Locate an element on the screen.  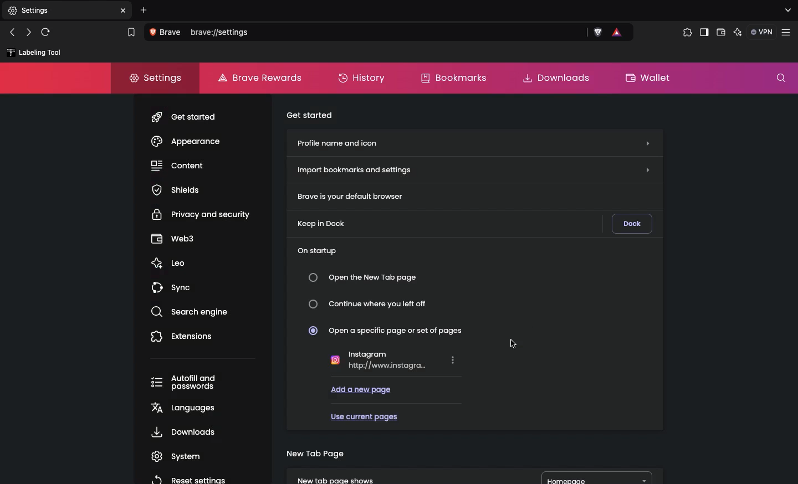
Open the new tap page is located at coordinates (366, 277).